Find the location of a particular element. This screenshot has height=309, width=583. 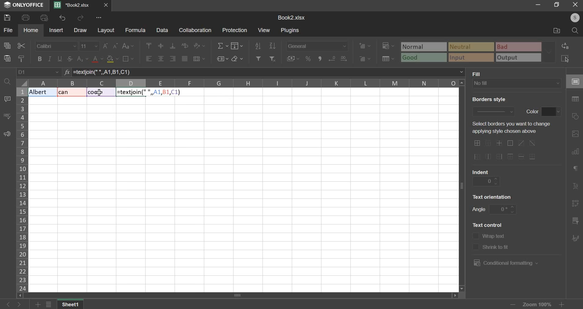

text is located at coordinates (496, 248).